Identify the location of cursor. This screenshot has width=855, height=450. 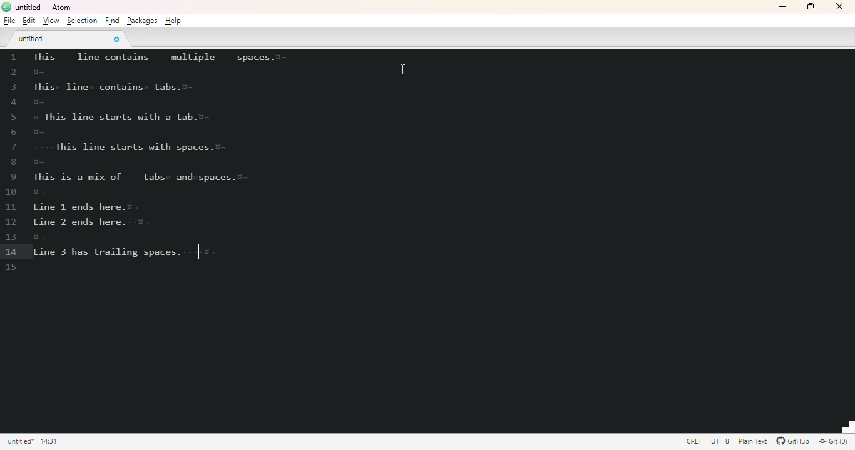
(404, 70).